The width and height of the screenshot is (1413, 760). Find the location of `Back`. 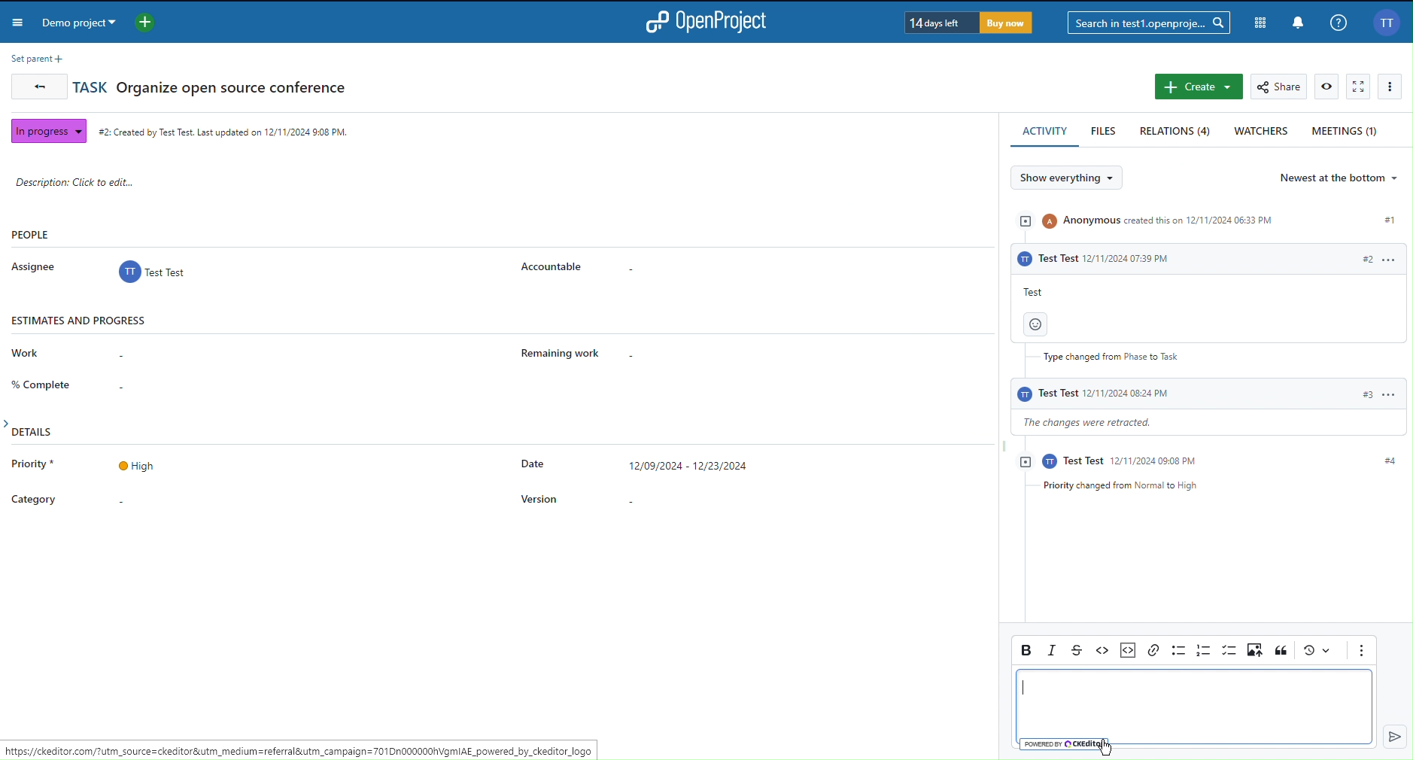

Back is located at coordinates (36, 89).